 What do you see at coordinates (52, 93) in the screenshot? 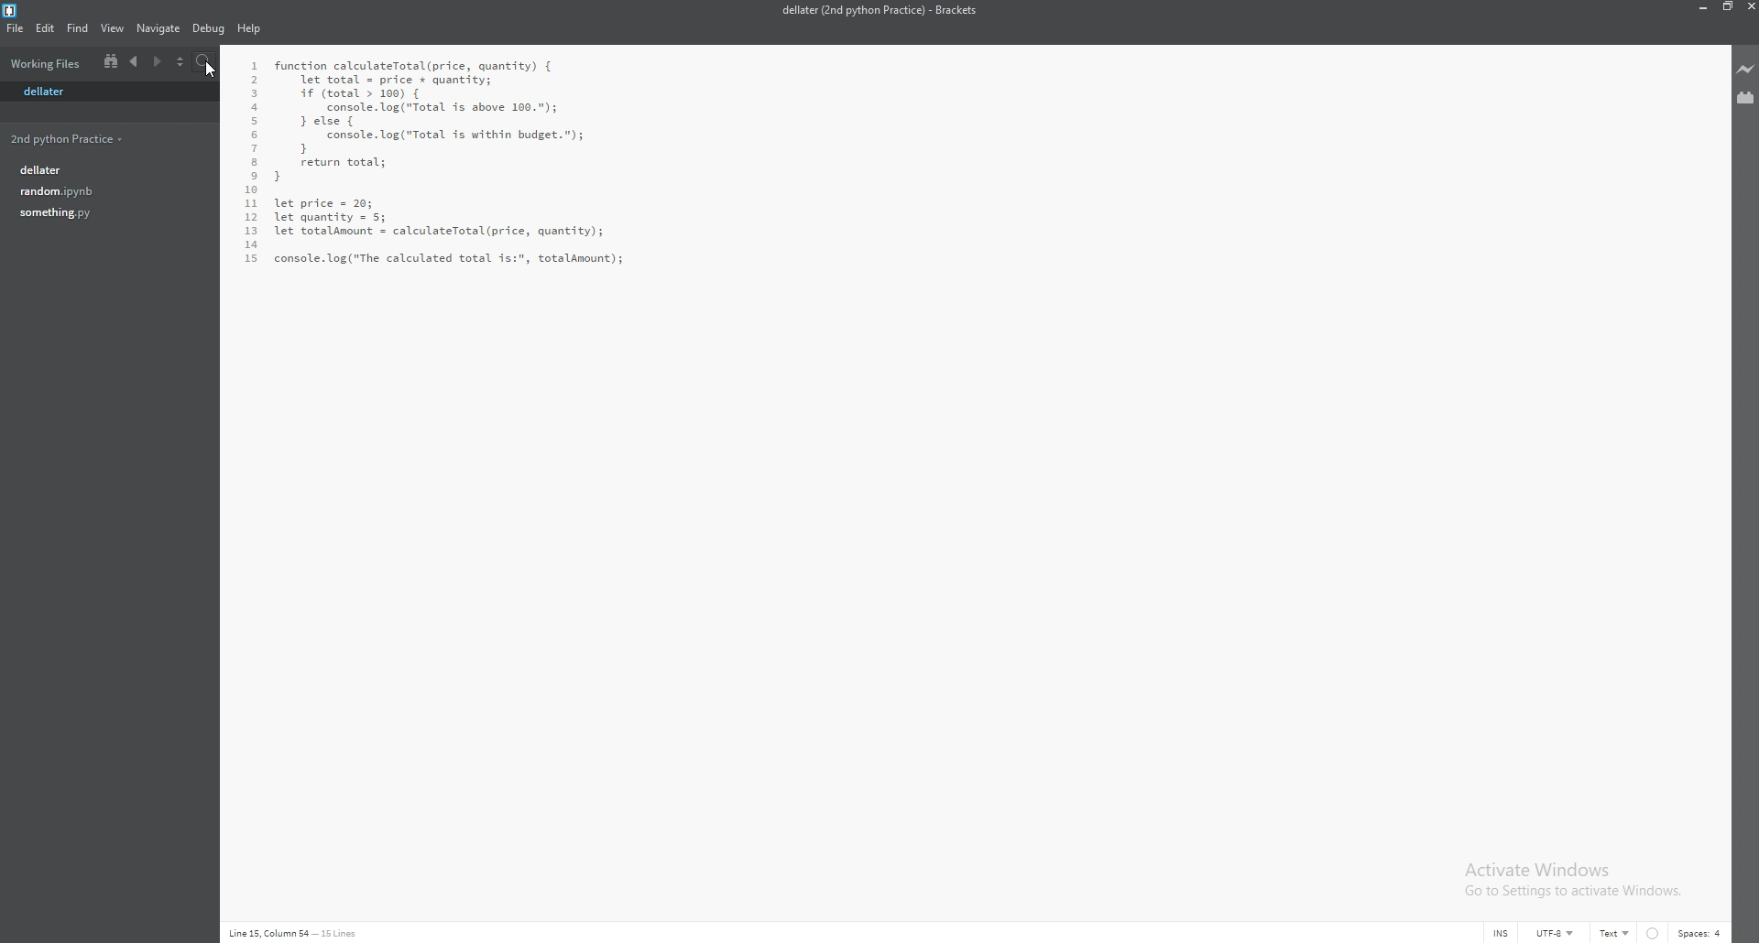
I see `dellater` at bounding box center [52, 93].